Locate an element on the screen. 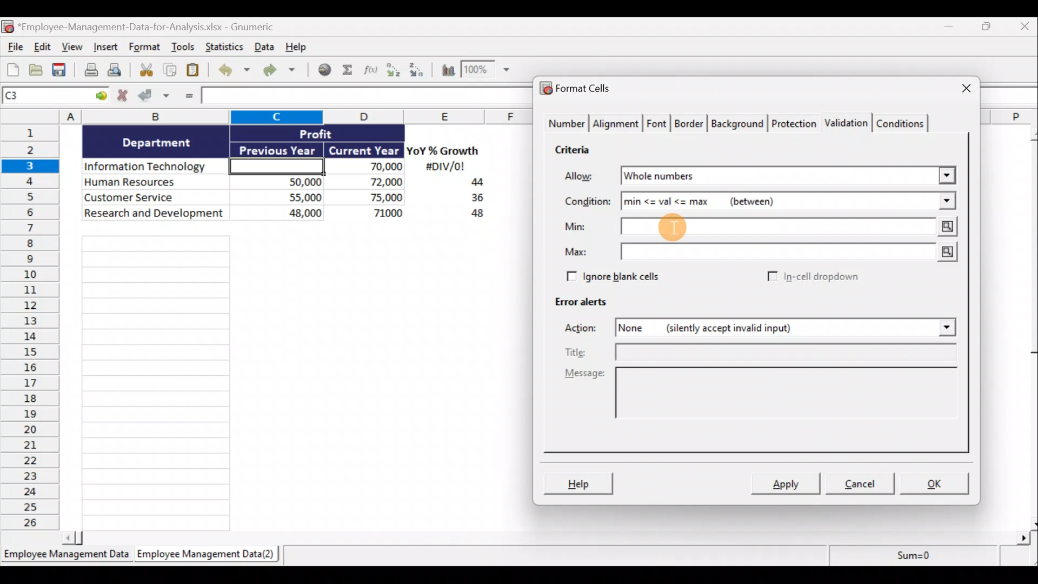 Image resolution: width=1038 pixels, height=584 pixels. Redo undone action is located at coordinates (284, 70).